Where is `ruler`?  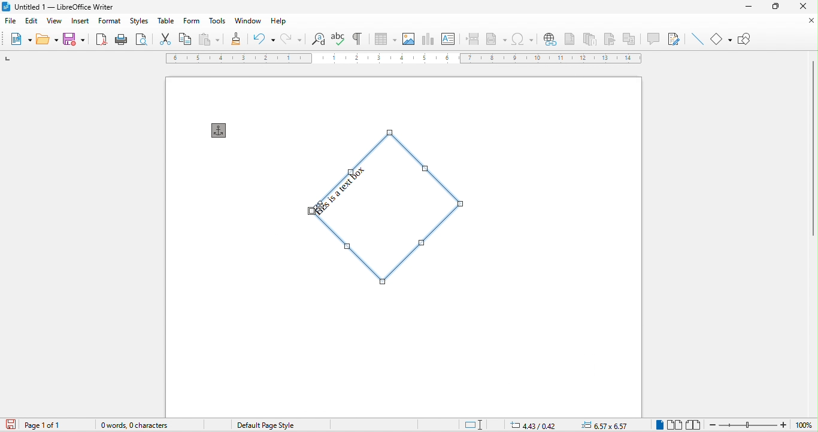
ruler is located at coordinates (404, 58).